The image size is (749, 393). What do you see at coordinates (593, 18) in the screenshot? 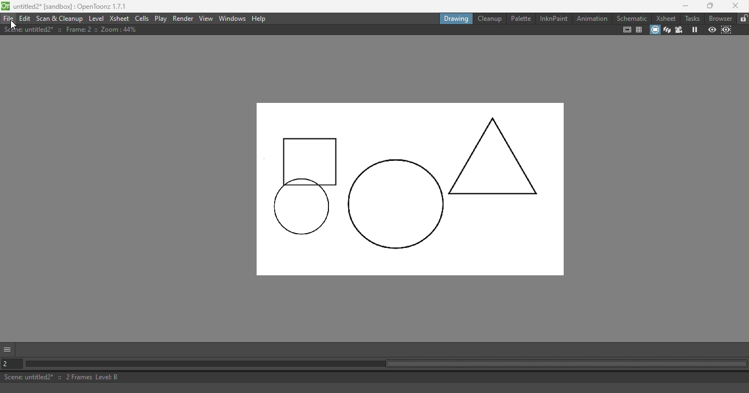
I see `Animation` at bounding box center [593, 18].